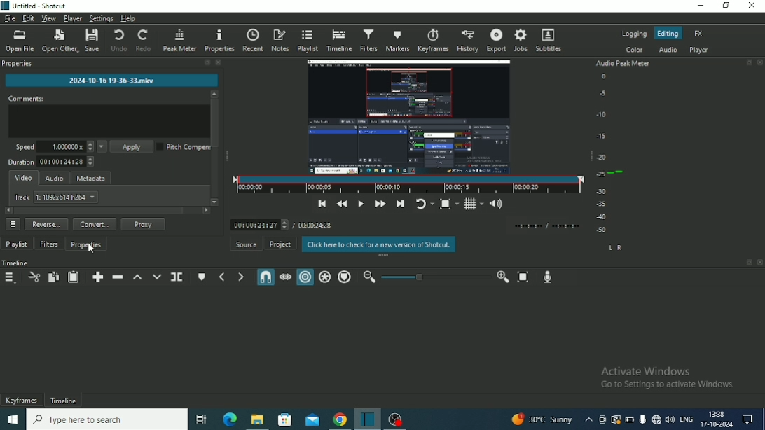 This screenshot has height=430, width=765. What do you see at coordinates (368, 39) in the screenshot?
I see `Filters` at bounding box center [368, 39].